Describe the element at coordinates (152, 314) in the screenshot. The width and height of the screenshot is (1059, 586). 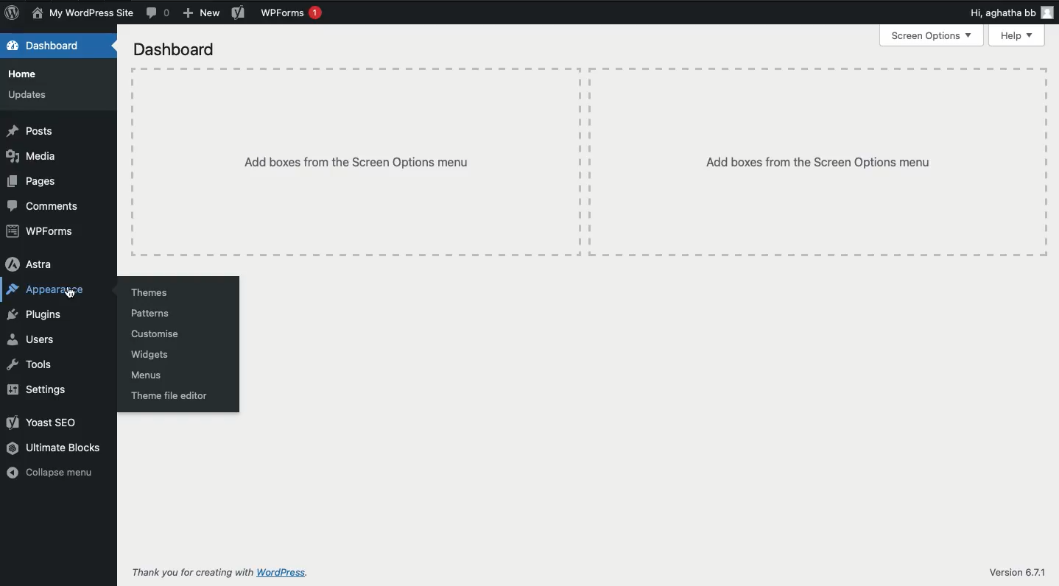
I see `Patterns` at that location.